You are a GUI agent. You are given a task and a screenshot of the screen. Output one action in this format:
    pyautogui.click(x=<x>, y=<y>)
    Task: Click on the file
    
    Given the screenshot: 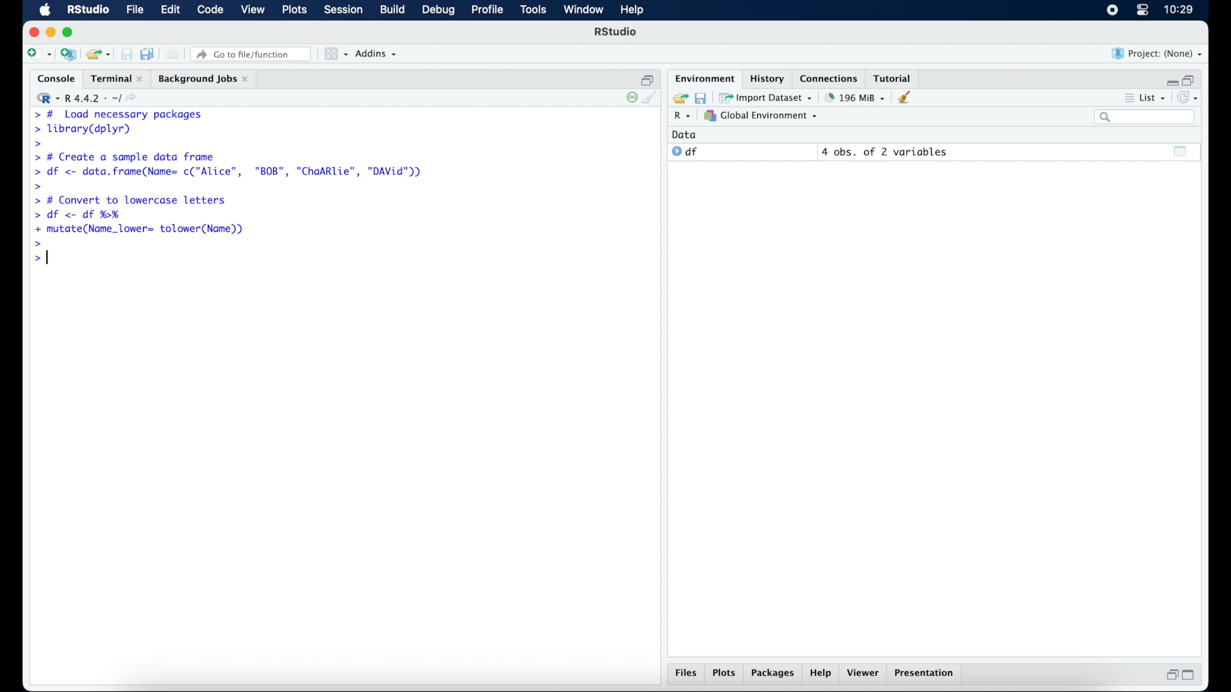 What is the action you would take?
    pyautogui.click(x=133, y=10)
    